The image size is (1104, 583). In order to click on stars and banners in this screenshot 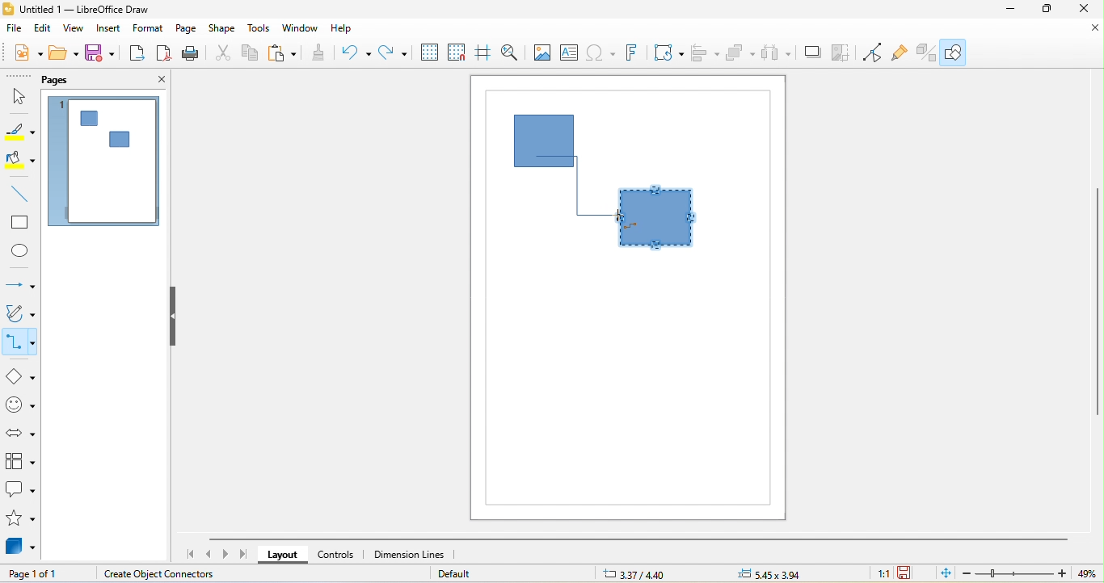, I will do `click(22, 518)`.